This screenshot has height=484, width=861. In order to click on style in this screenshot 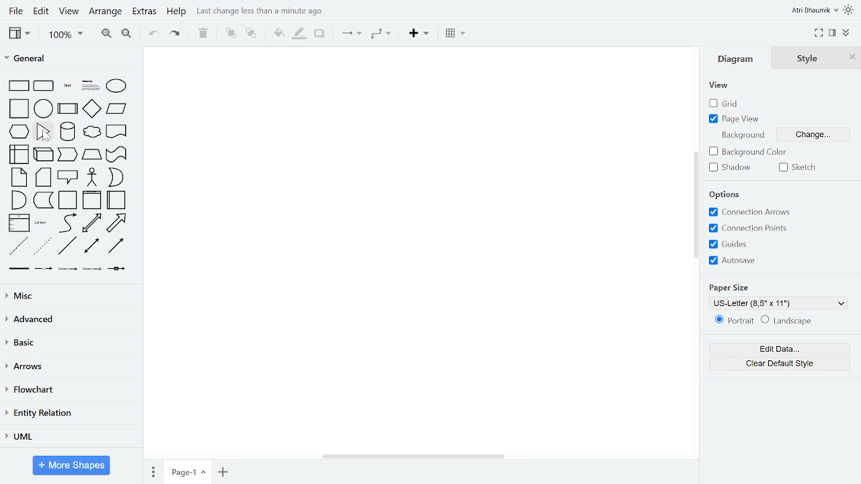, I will do `click(810, 58)`.